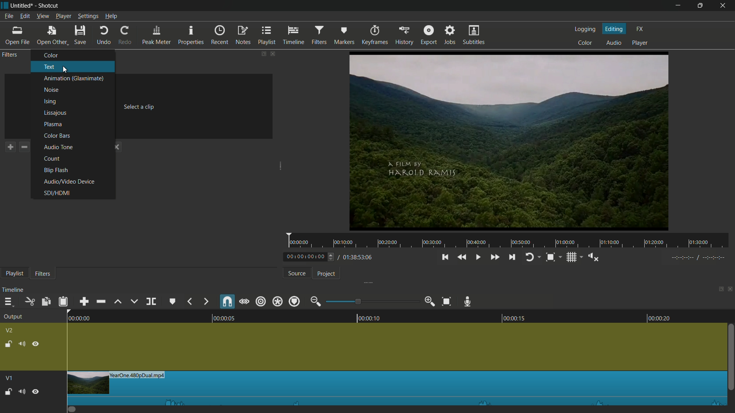  Describe the element at coordinates (192, 36) in the screenshot. I see `properties` at that location.